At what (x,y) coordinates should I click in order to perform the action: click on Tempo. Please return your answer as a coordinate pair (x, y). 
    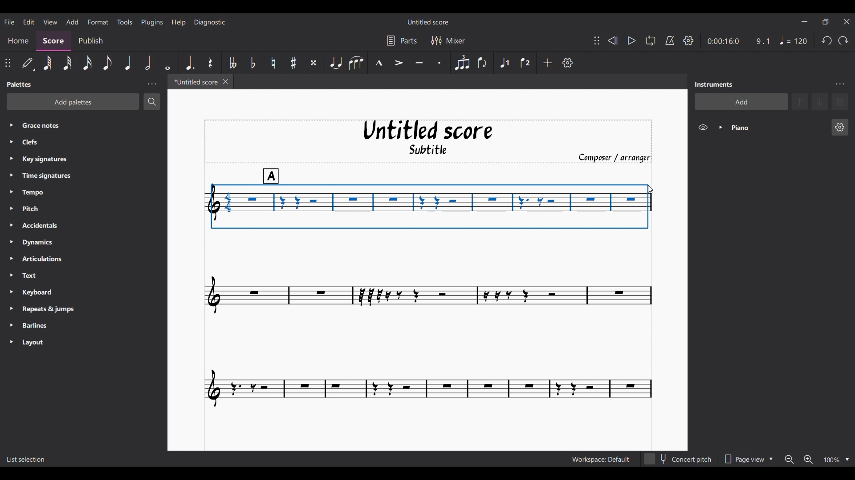
    Looking at the image, I should click on (50, 193).